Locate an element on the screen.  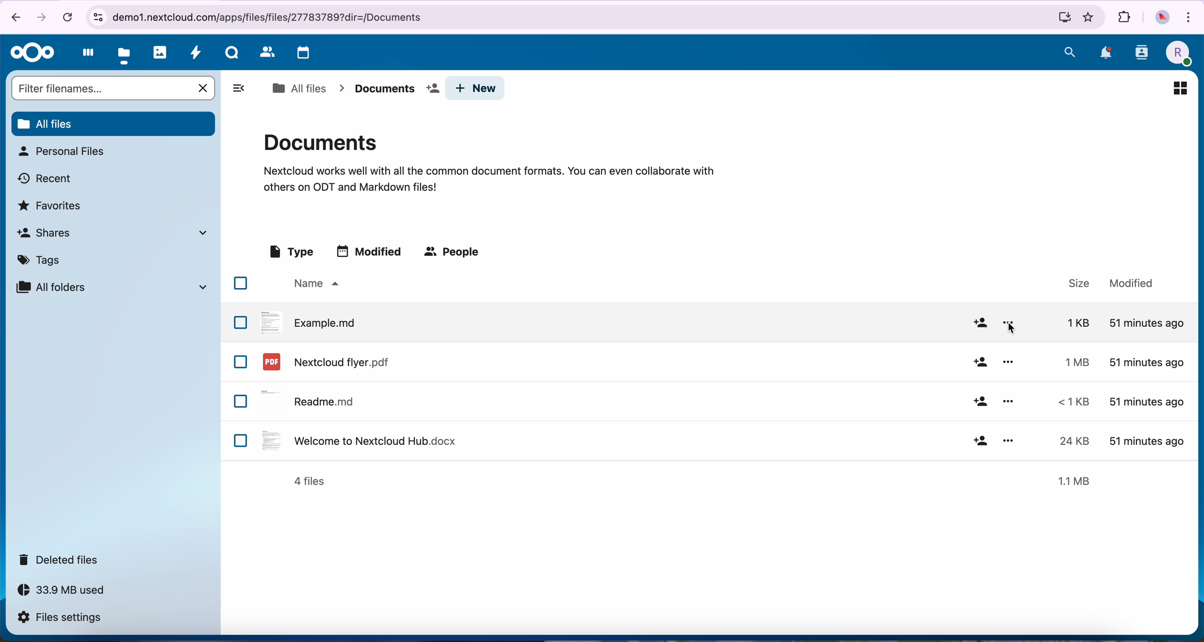
welcome to nextcloud hub.docx is located at coordinates (357, 440).